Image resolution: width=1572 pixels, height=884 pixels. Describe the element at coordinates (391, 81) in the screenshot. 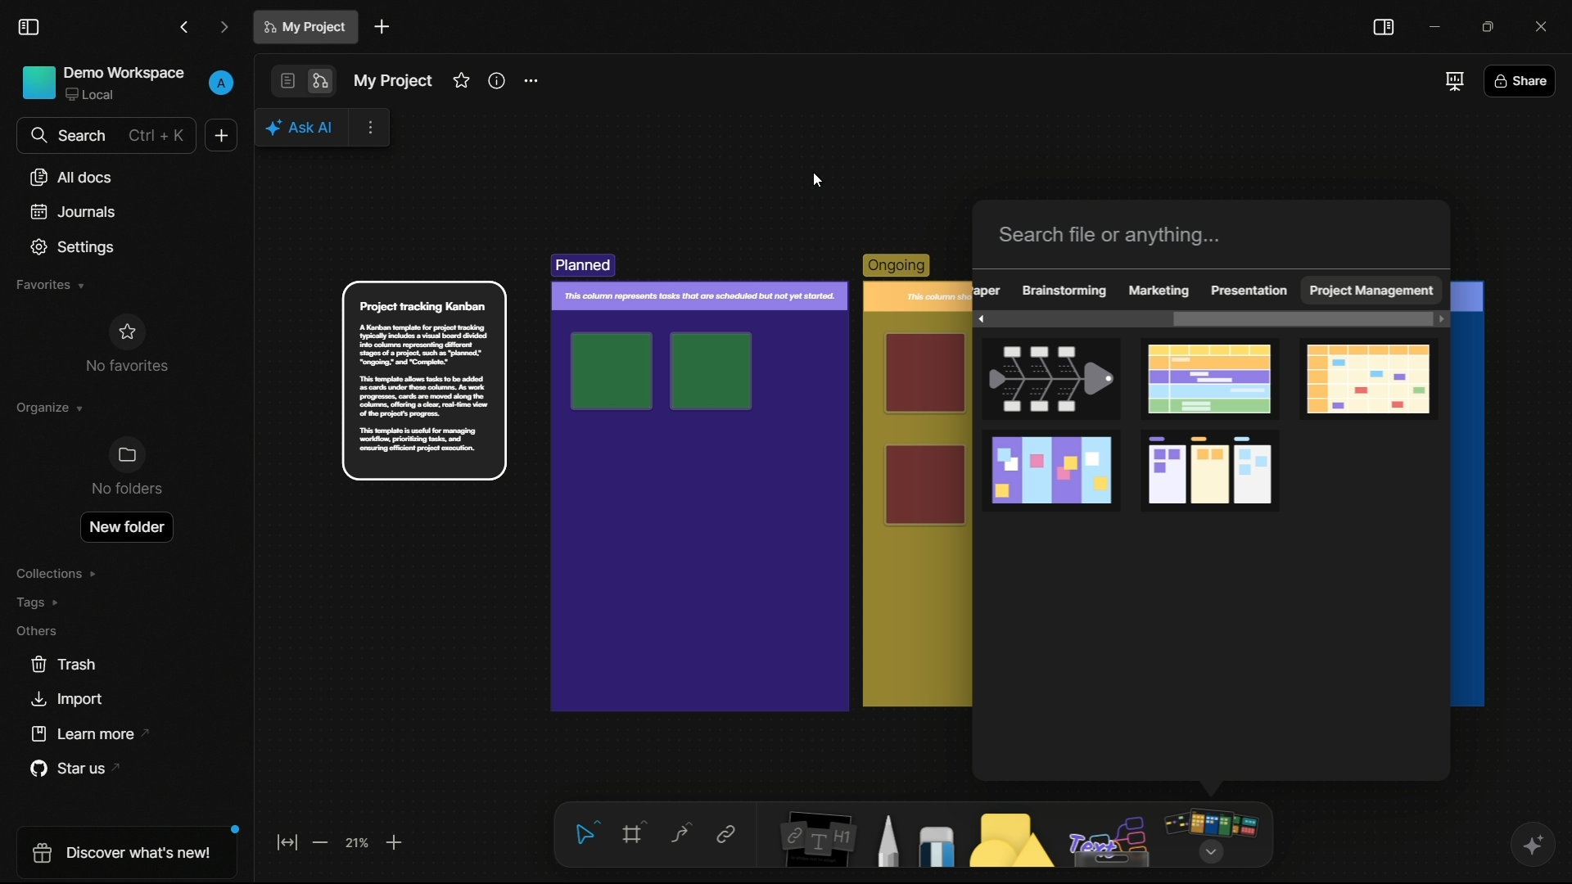

I see `document name` at that location.